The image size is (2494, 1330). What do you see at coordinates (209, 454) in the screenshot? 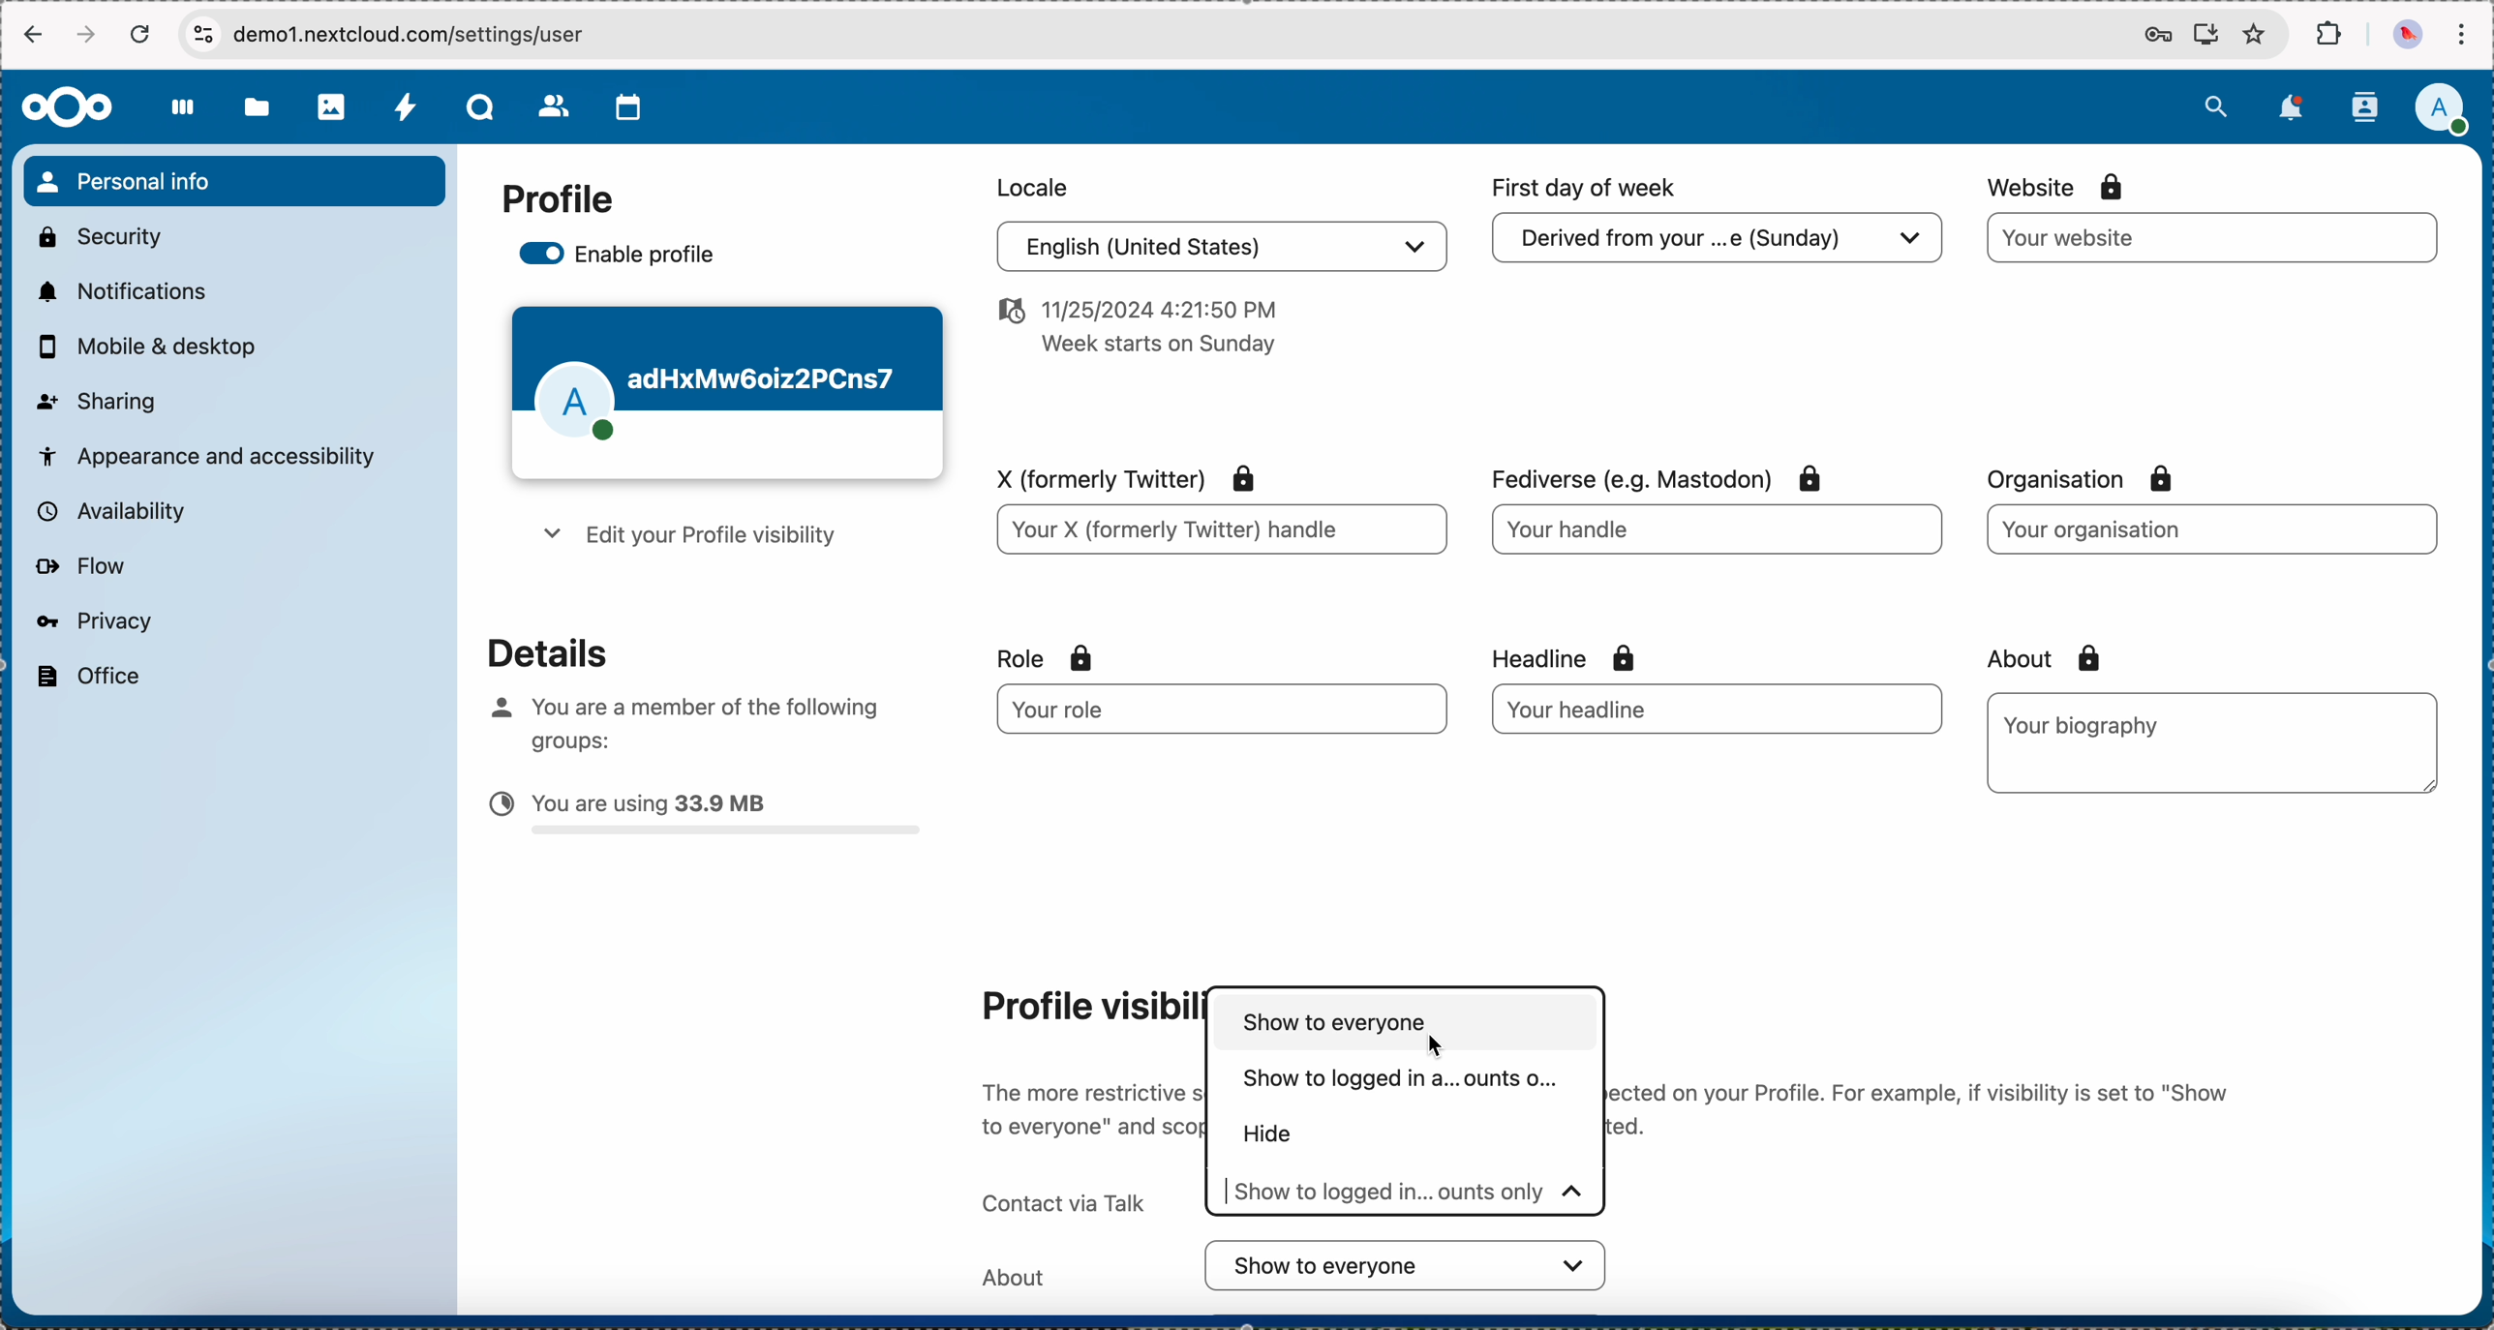
I see `appearance and accessibility` at bounding box center [209, 454].